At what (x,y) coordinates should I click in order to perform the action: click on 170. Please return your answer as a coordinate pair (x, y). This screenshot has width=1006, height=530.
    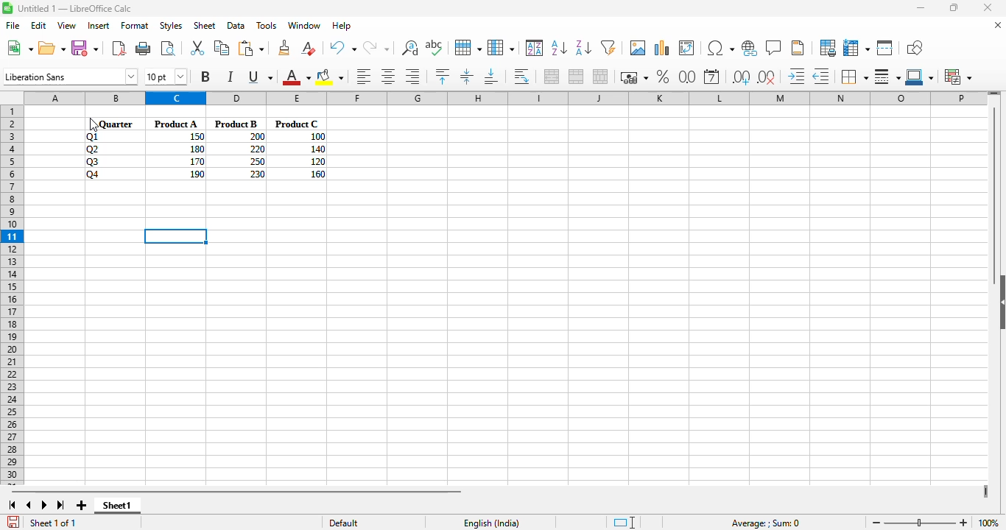
    Looking at the image, I should click on (197, 162).